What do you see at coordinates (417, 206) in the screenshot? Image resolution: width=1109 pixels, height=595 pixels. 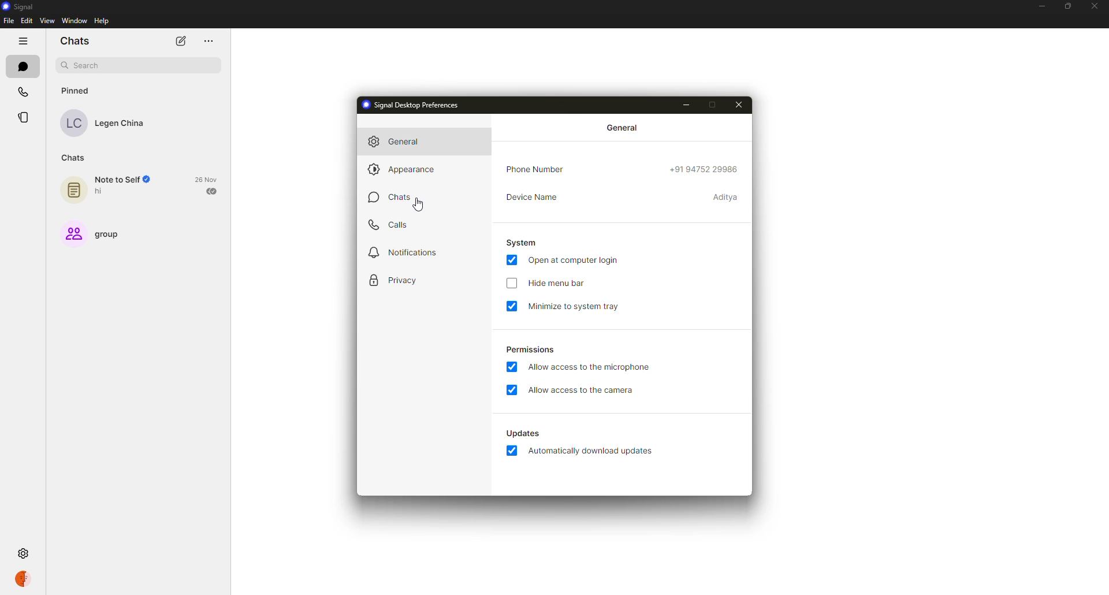 I see `cursor` at bounding box center [417, 206].